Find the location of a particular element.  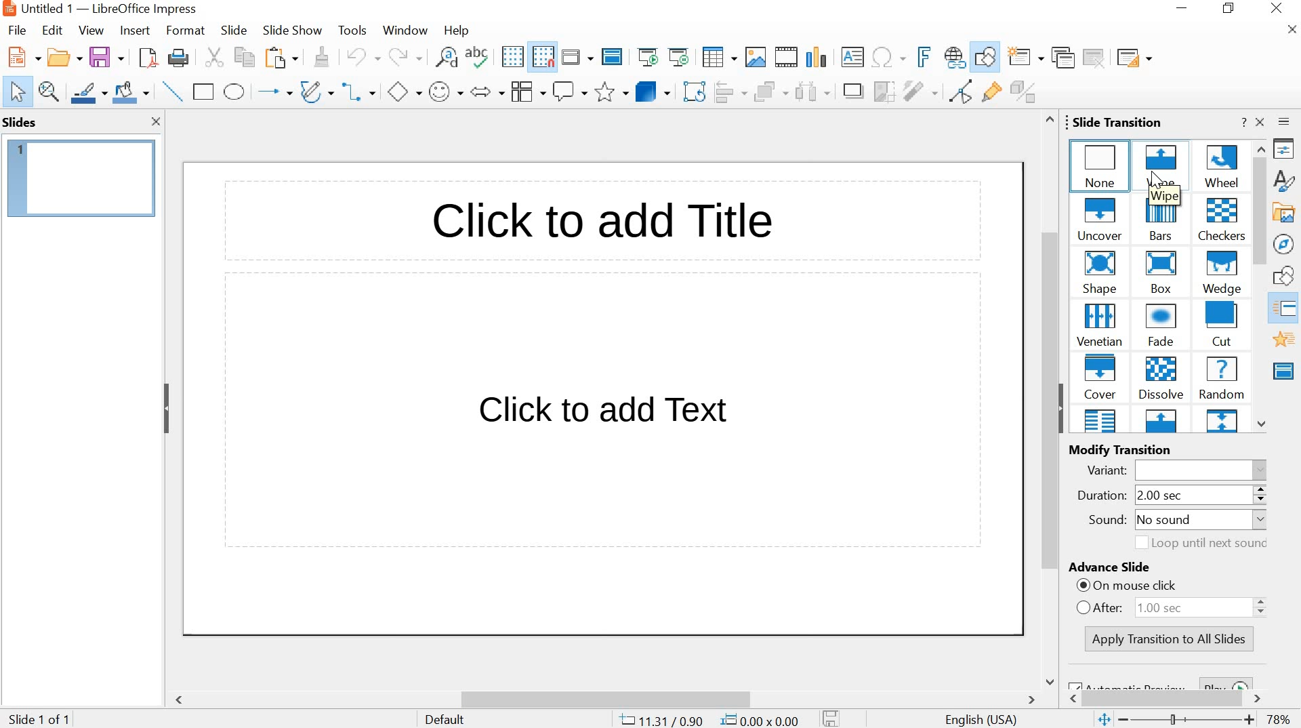

Master slides is located at coordinates (1286, 369).